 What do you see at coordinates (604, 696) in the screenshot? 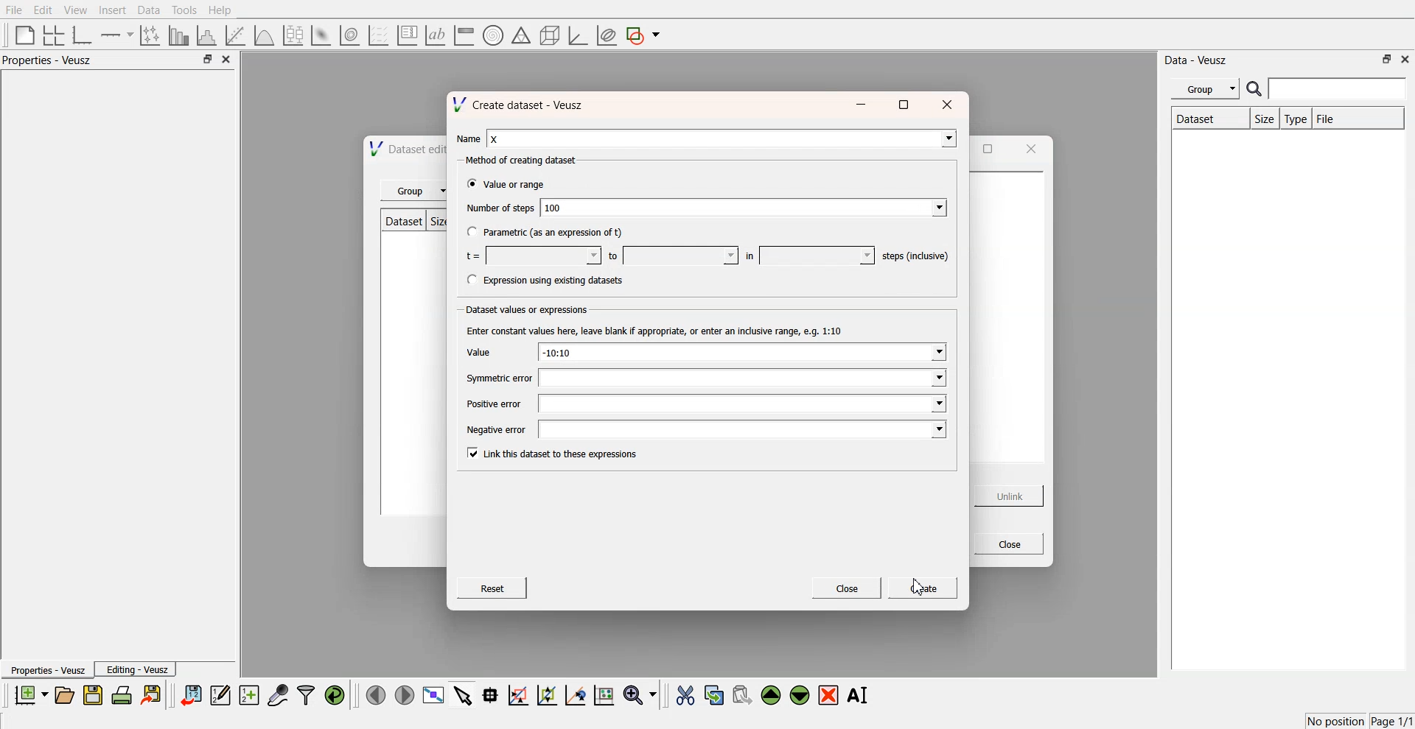
I see `reset the graph axes` at bounding box center [604, 696].